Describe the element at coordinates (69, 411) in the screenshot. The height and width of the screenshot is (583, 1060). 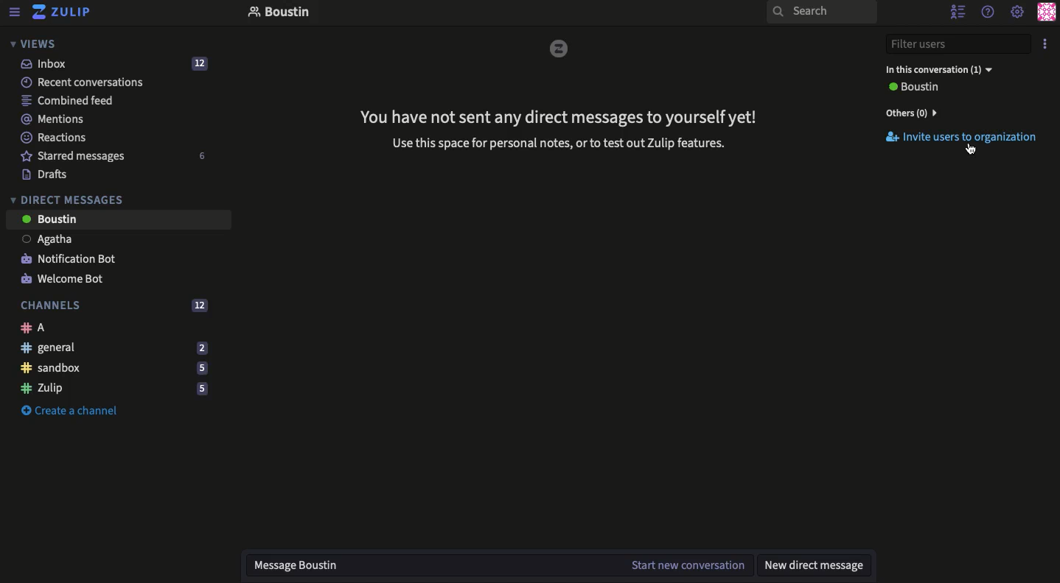
I see `Create a channel` at that location.